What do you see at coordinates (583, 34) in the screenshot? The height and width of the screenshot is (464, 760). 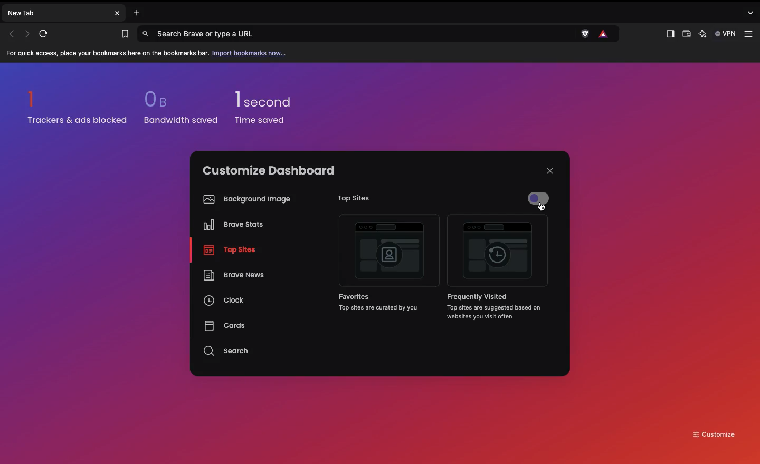 I see `Brave Shields` at bounding box center [583, 34].